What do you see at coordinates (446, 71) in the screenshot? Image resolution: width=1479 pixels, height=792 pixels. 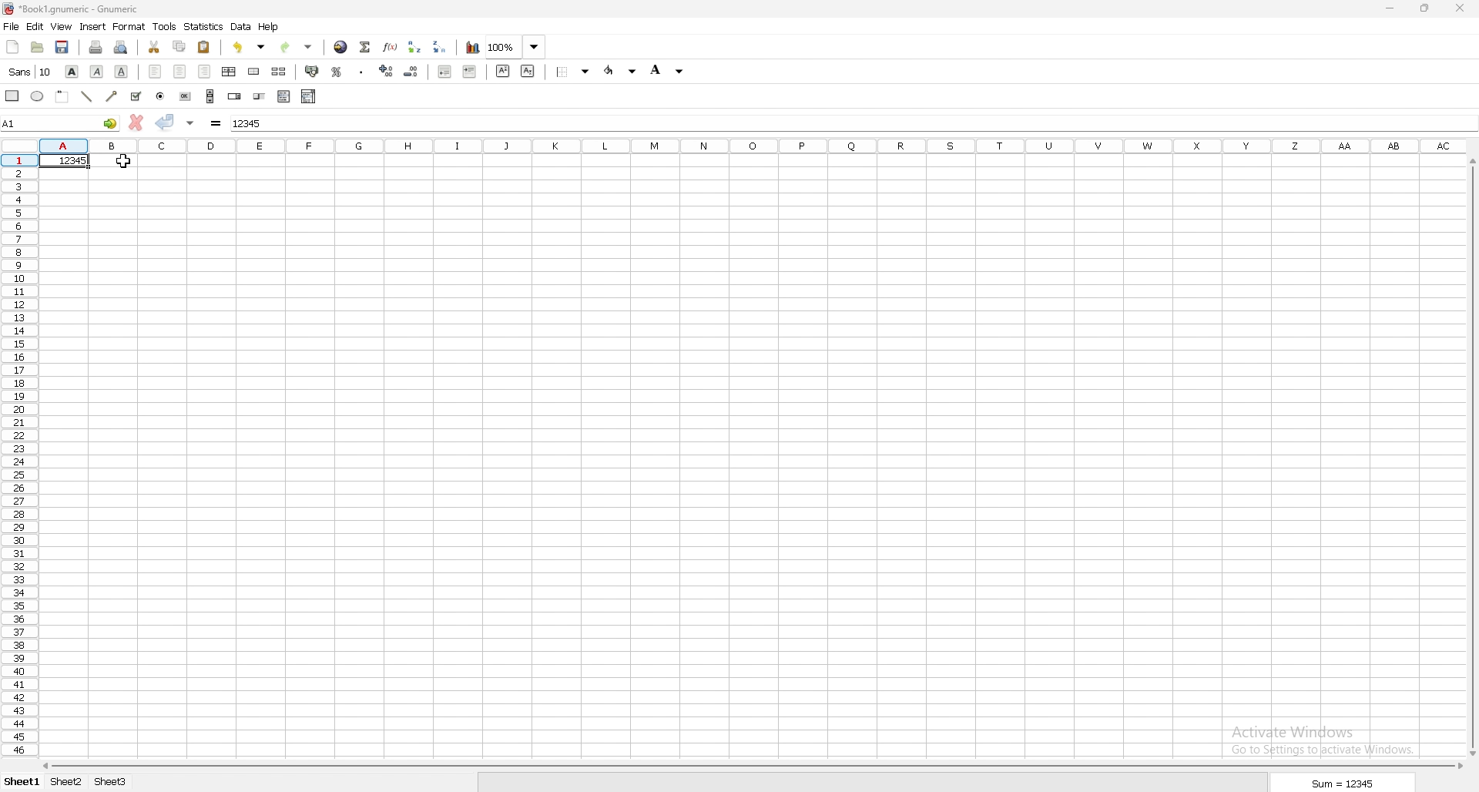 I see `decrease indent` at bounding box center [446, 71].